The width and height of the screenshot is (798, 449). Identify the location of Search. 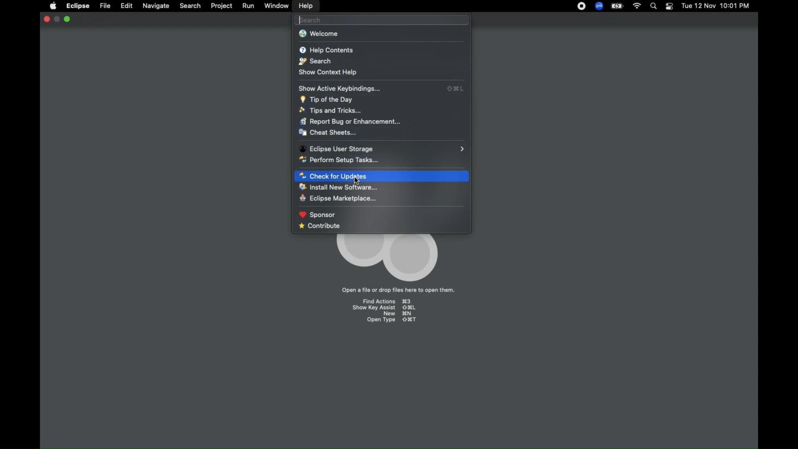
(382, 20).